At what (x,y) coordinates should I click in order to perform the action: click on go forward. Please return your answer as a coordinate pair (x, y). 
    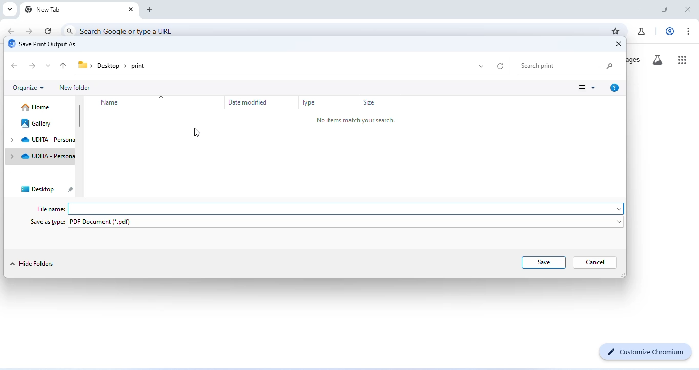
    Looking at the image, I should click on (30, 30).